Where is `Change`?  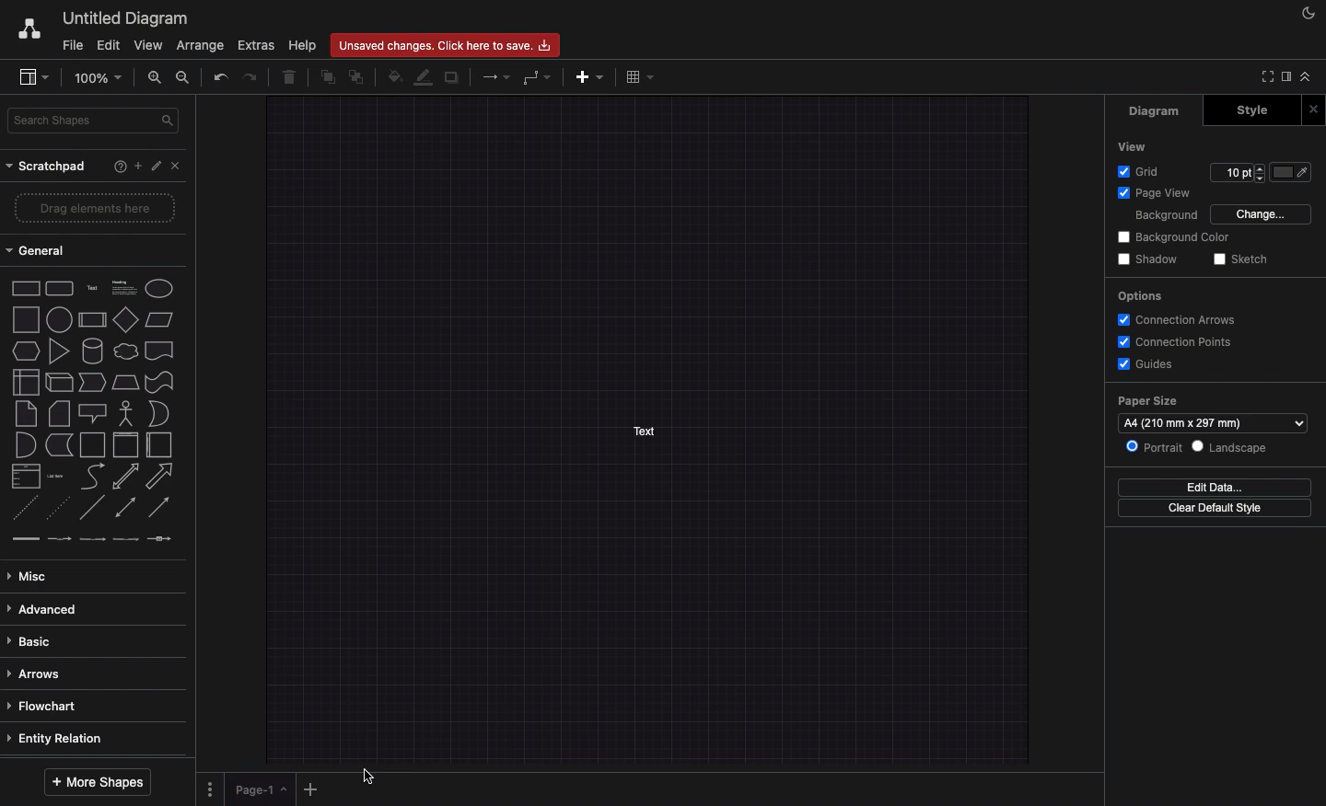
Change is located at coordinates (1262, 213).